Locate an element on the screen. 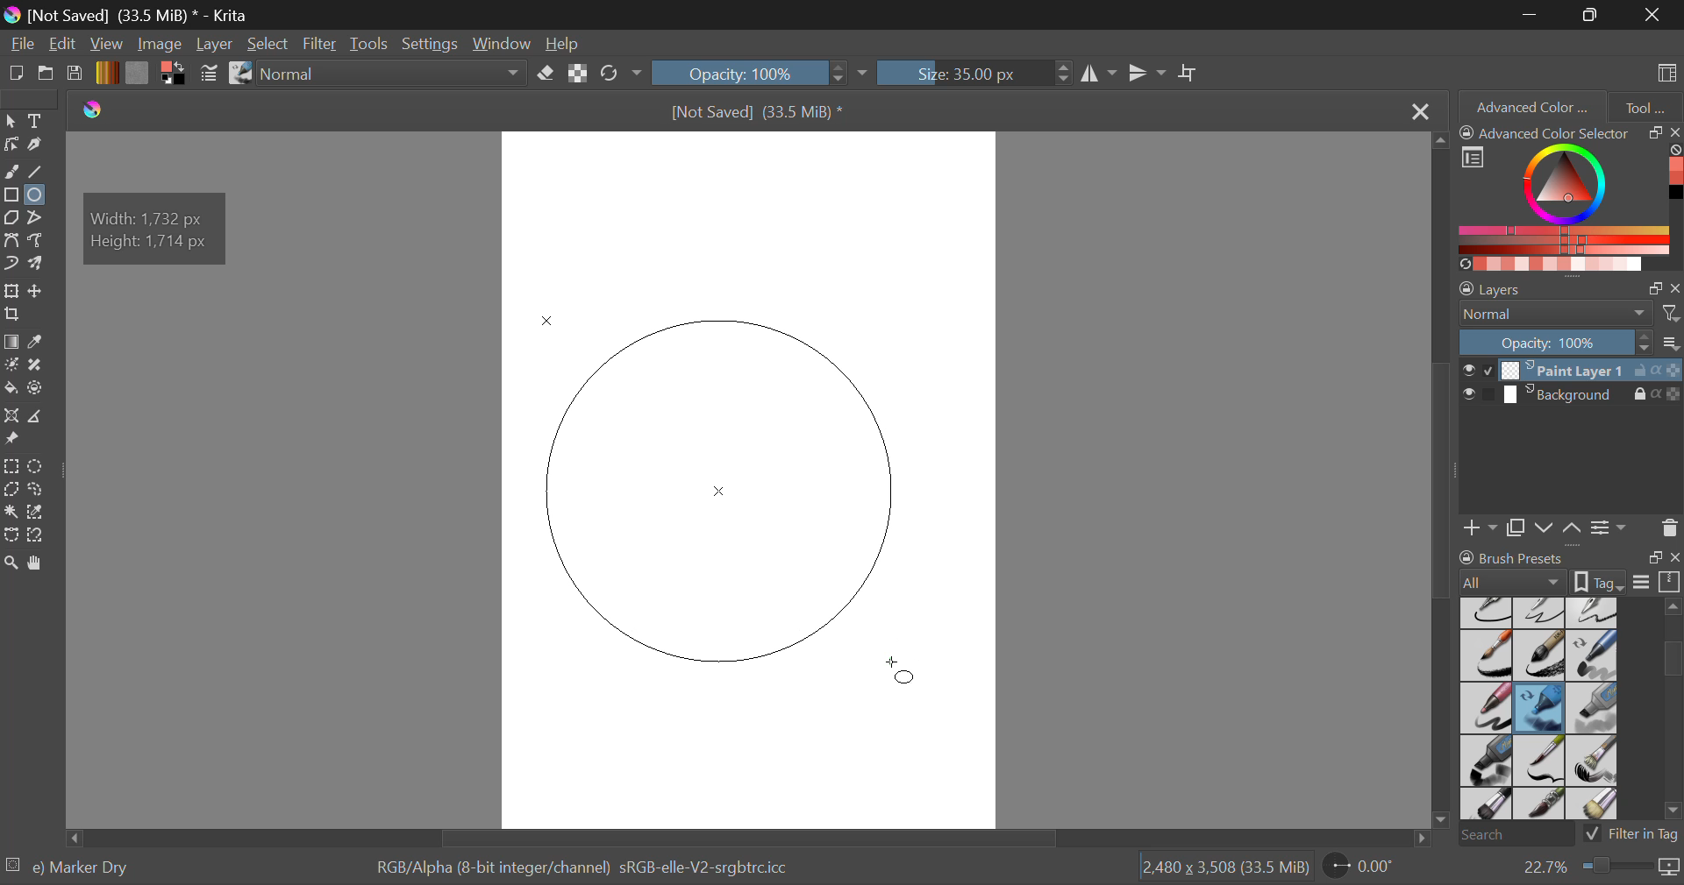  Marker Dry is located at coordinates (1540, 708).